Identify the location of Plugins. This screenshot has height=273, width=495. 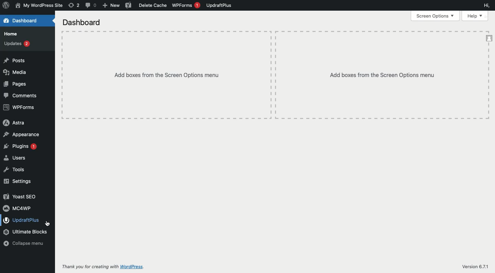
(19, 146).